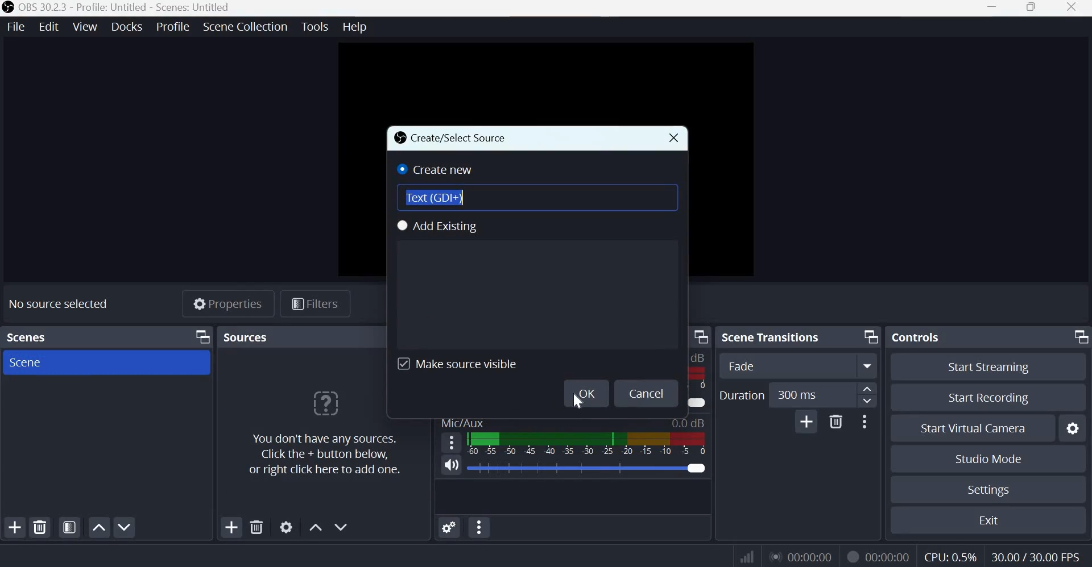 The width and height of the screenshot is (1092, 567). What do you see at coordinates (588, 468) in the screenshot?
I see `0.0 dB` at bounding box center [588, 468].